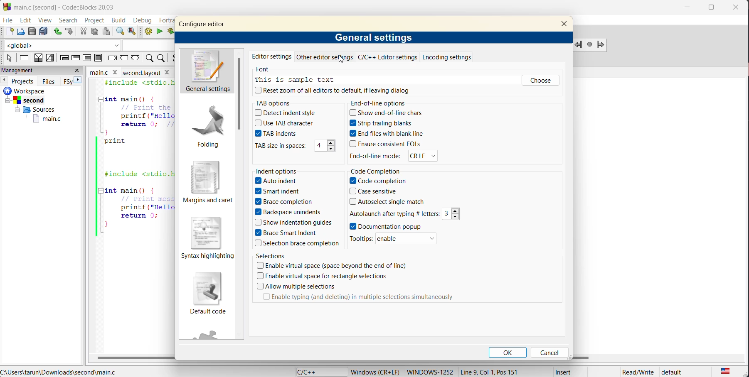 Image resolution: width=749 pixels, height=377 pixels. I want to click on toggle source, so click(177, 59).